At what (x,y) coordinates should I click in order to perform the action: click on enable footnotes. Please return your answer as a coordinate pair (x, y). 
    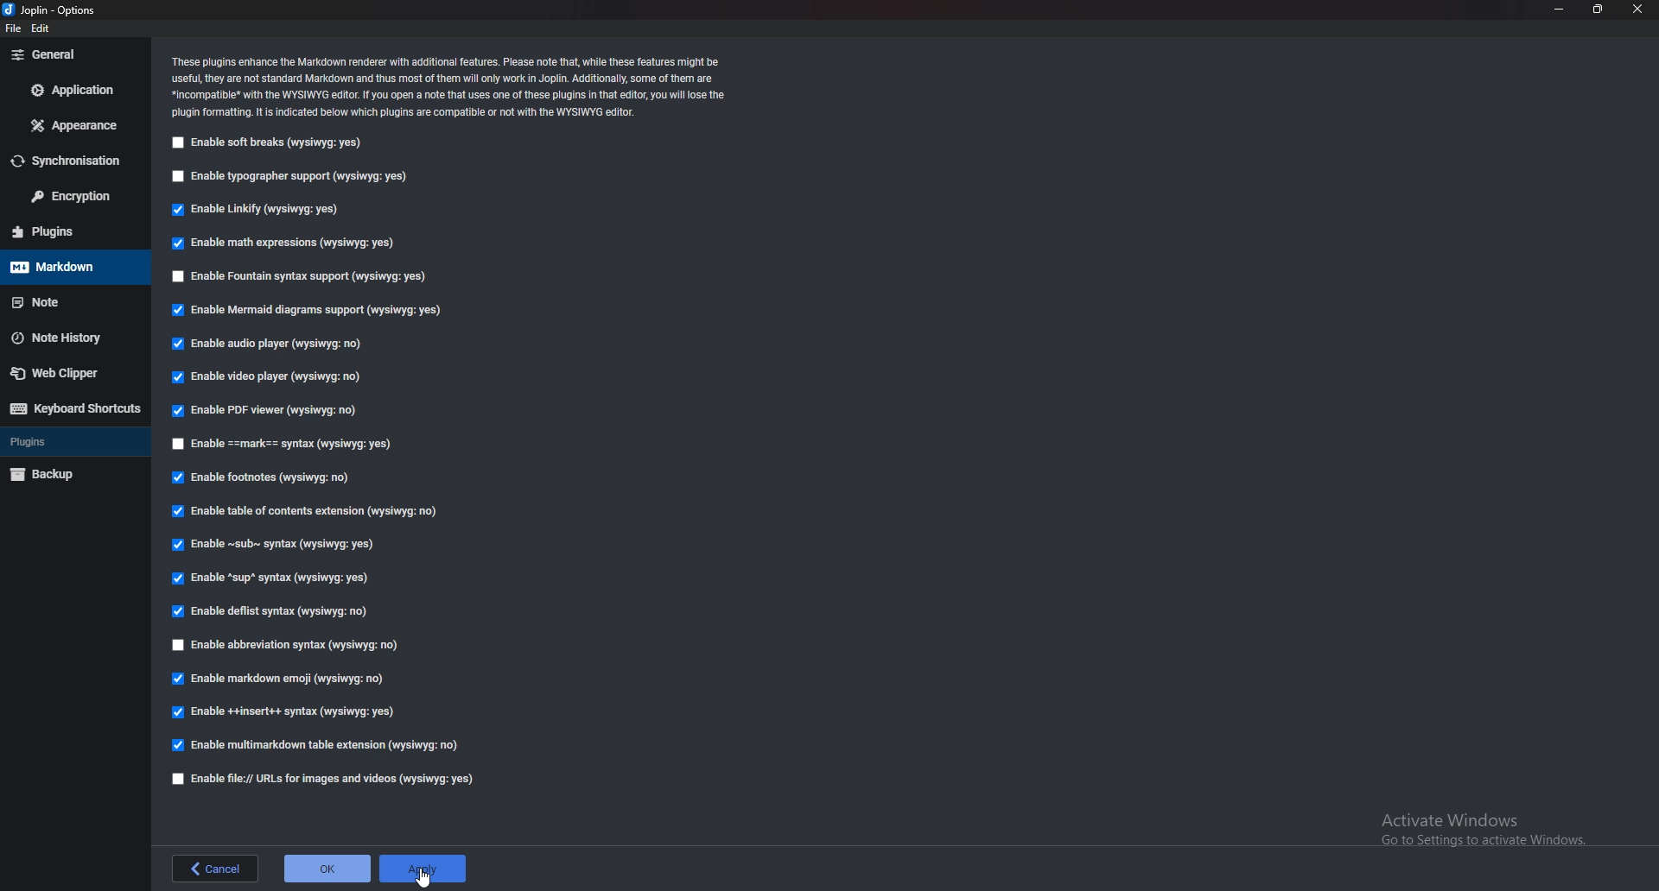
    Looking at the image, I should click on (264, 478).